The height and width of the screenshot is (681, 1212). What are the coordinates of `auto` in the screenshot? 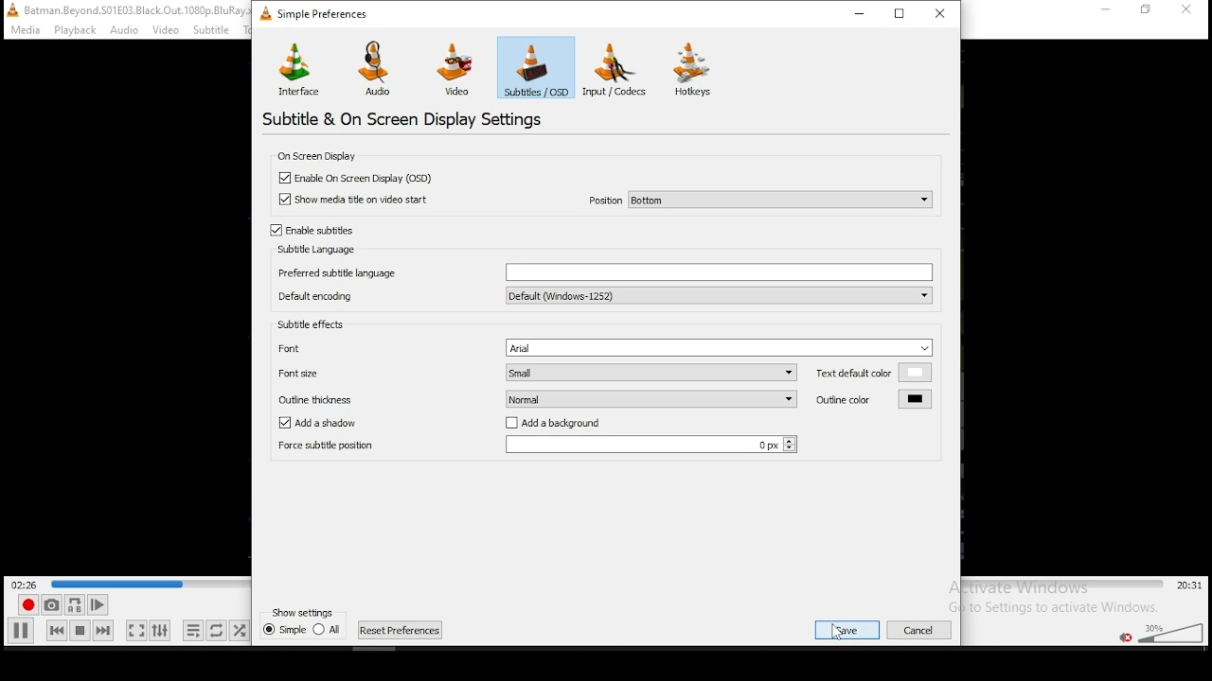 It's located at (651, 387).